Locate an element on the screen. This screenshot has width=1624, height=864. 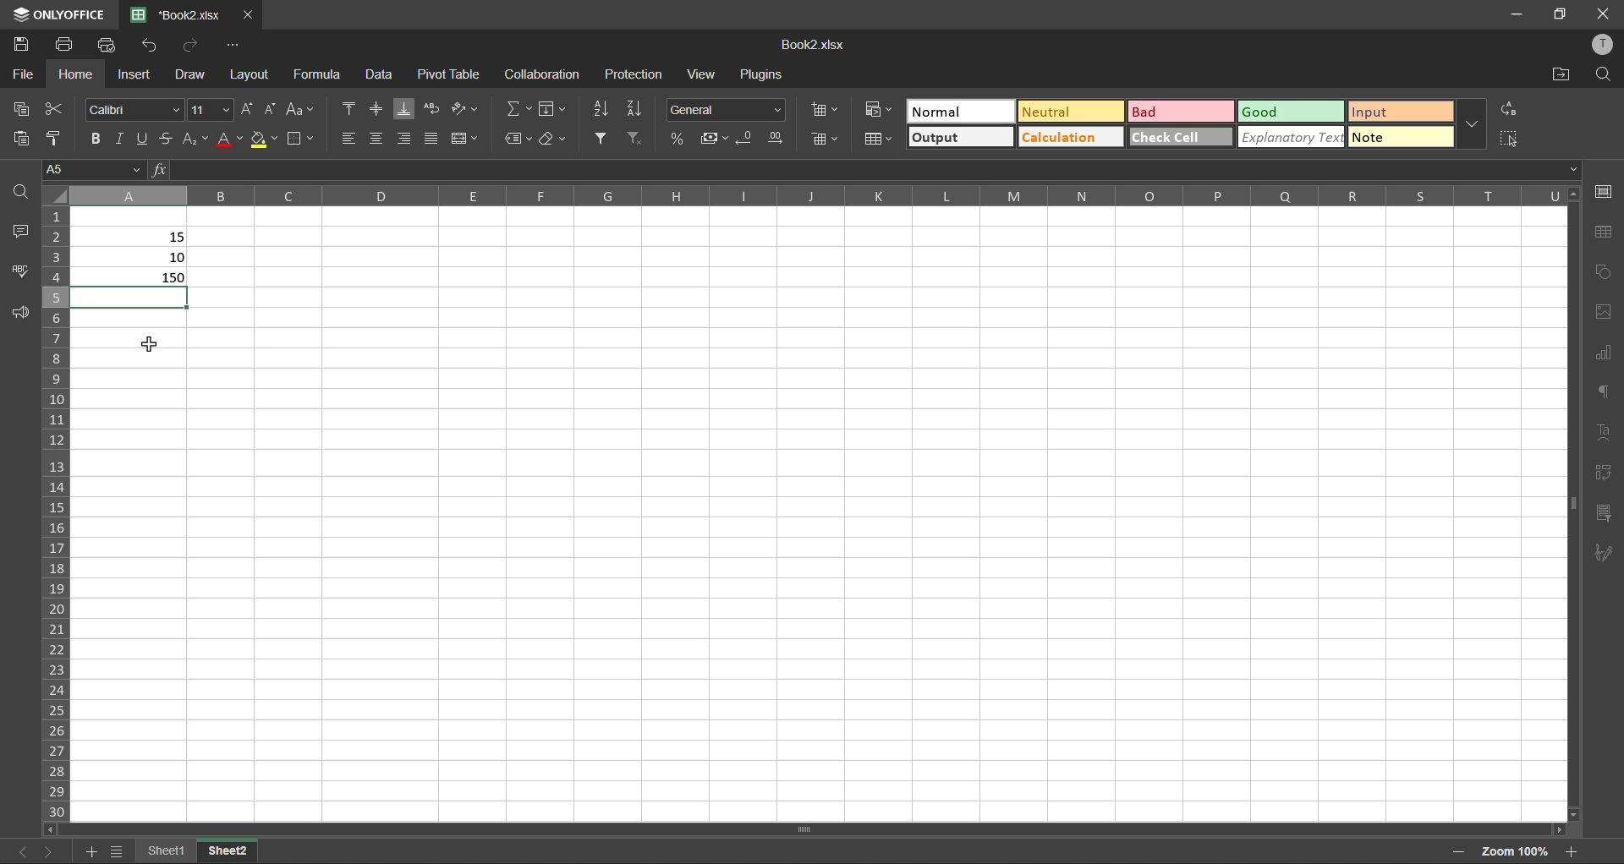
undo is located at coordinates (154, 46).